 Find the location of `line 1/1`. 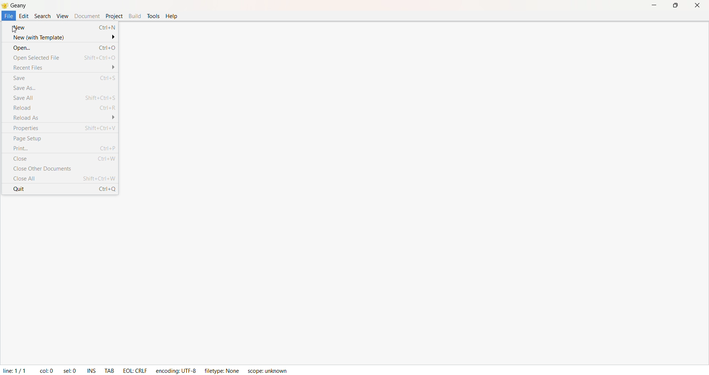

line 1/1 is located at coordinates (13, 368).